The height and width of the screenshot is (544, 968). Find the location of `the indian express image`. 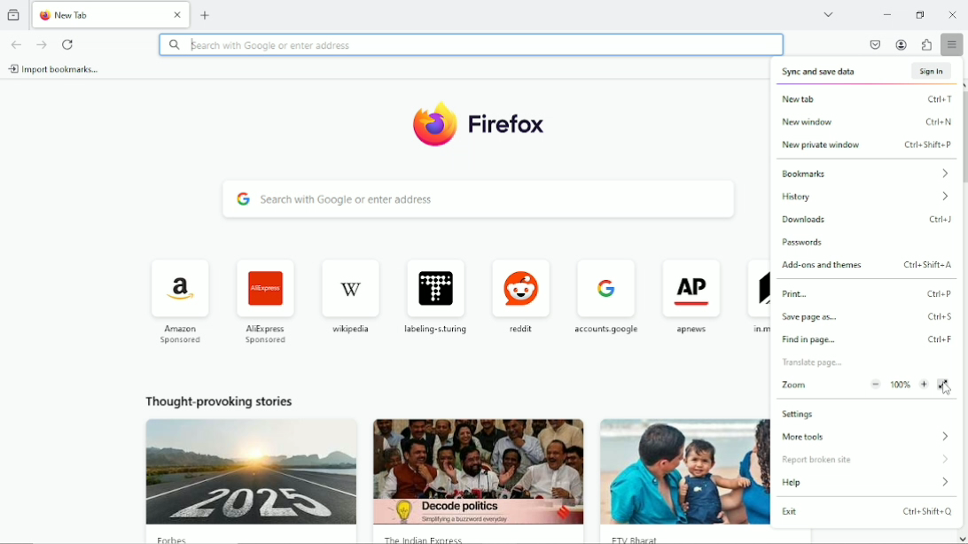

the indian express image is located at coordinates (480, 470).